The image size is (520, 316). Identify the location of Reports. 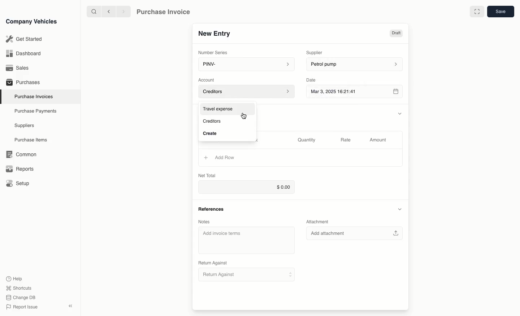
(20, 169).